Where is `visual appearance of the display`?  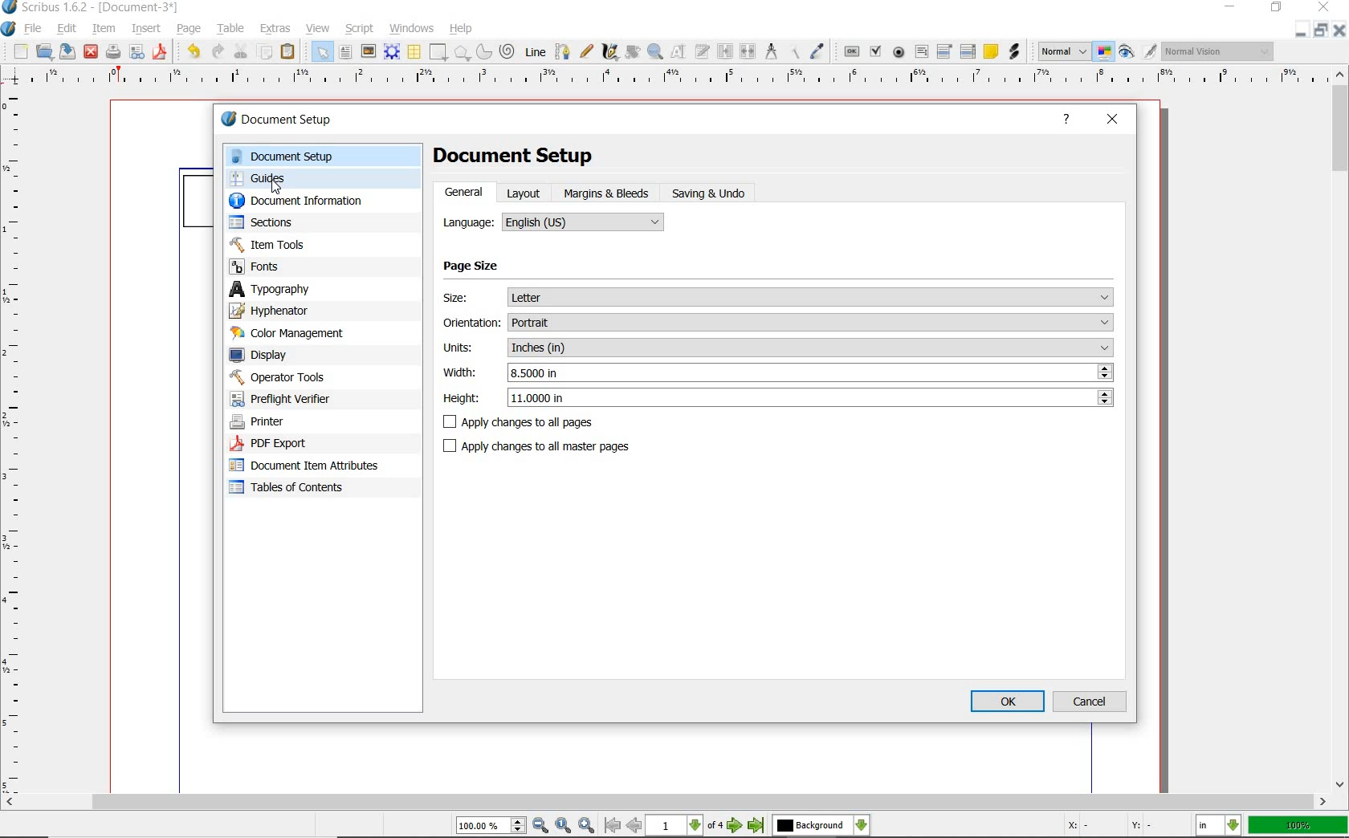
visual appearance of the display is located at coordinates (1219, 52).